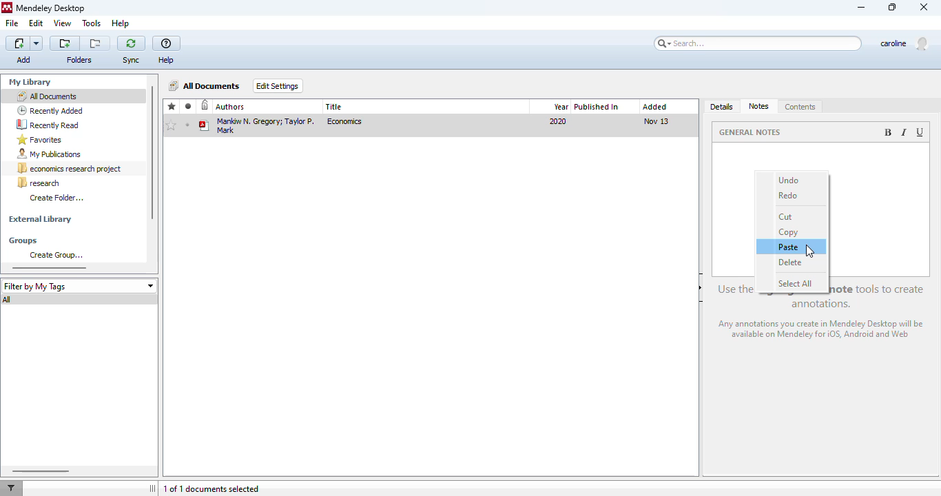 The image size is (941, 496). Describe the element at coordinates (346, 121) in the screenshot. I see `economics` at that location.